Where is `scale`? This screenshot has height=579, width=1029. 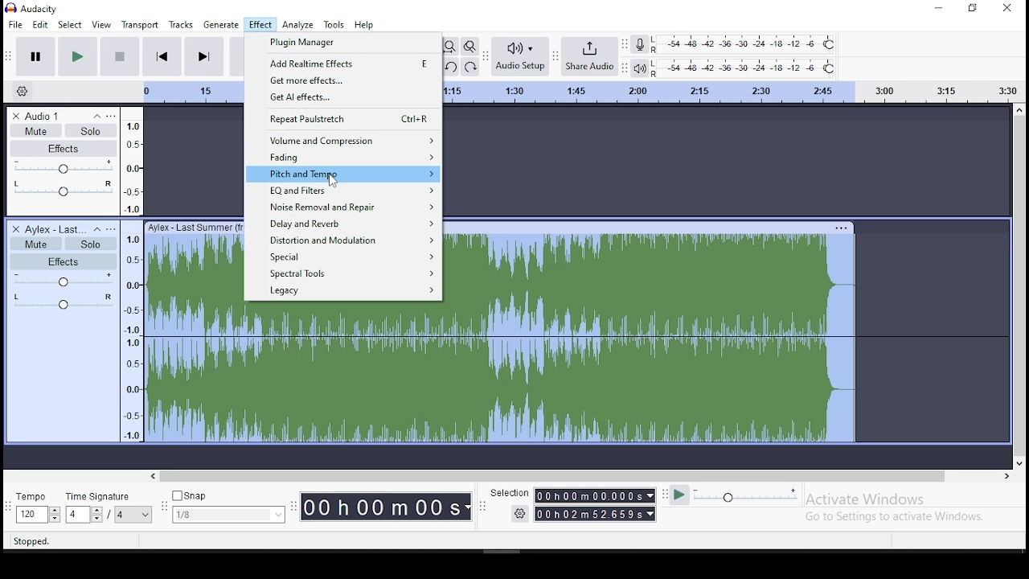
scale is located at coordinates (132, 274).